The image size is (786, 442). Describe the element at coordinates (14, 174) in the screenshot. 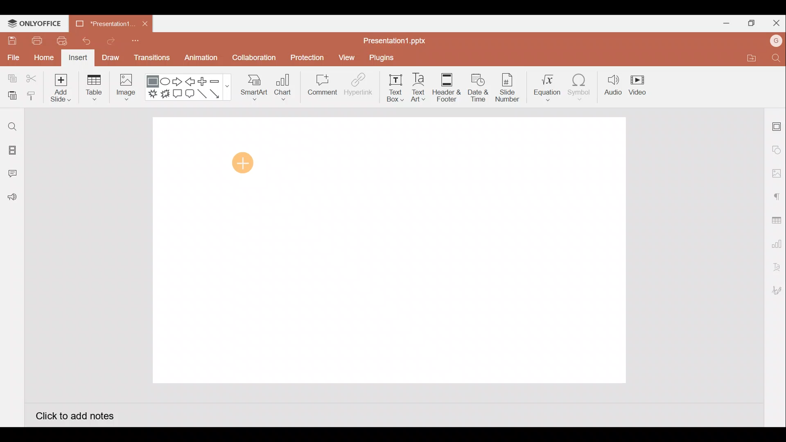

I see `Comments` at that location.